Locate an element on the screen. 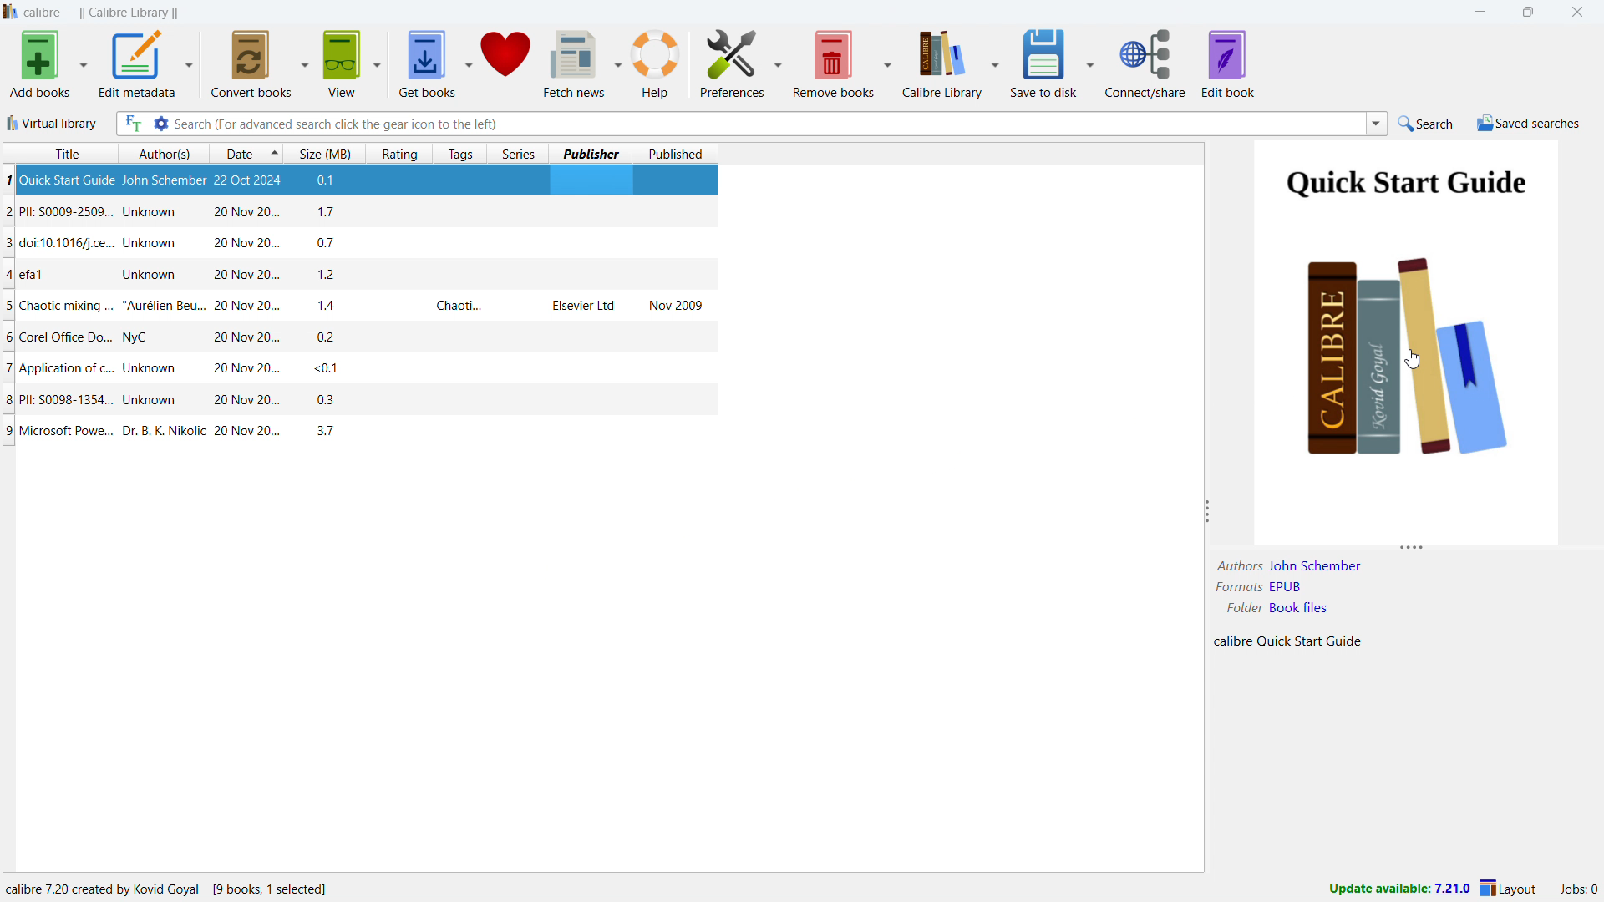 The width and height of the screenshot is (1604, 902). 22 Oct 2024 is located at coordinates (255, 182).